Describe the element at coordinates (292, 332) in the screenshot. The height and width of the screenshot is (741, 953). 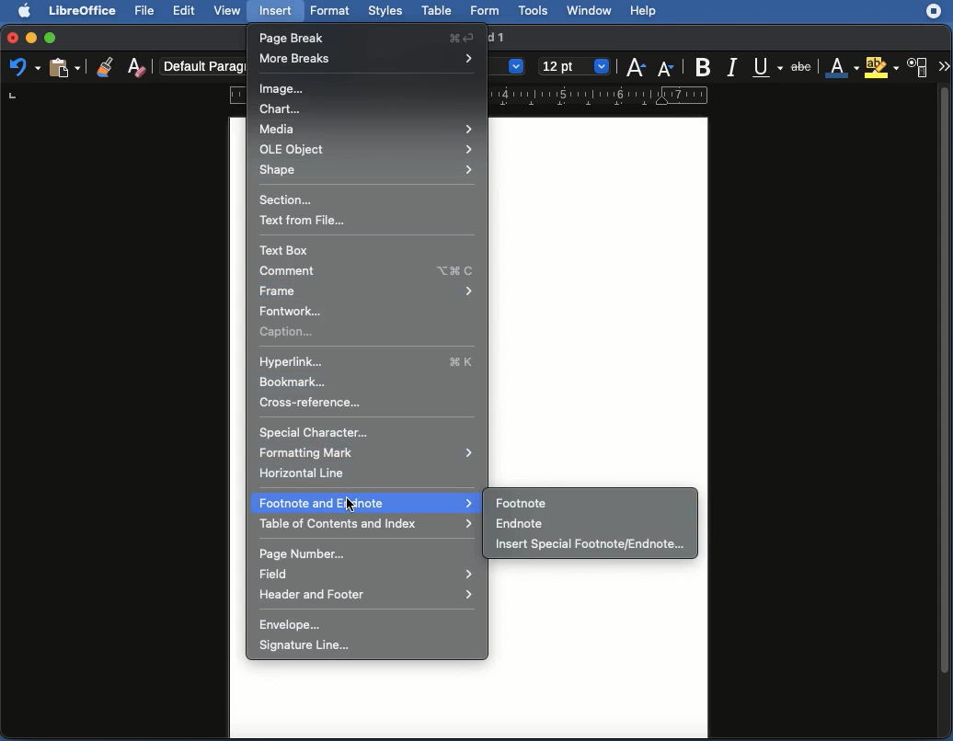
I see `Caption` at that location.